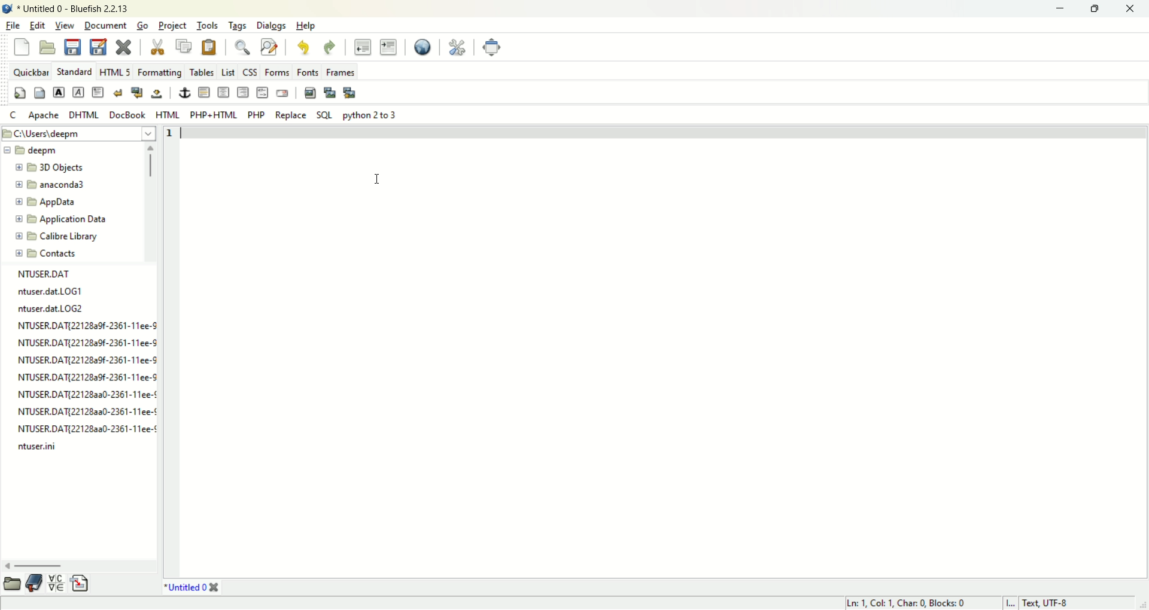  Describe the element at coordinates (209, 47) in the screenshot. I see `paste` at that location.